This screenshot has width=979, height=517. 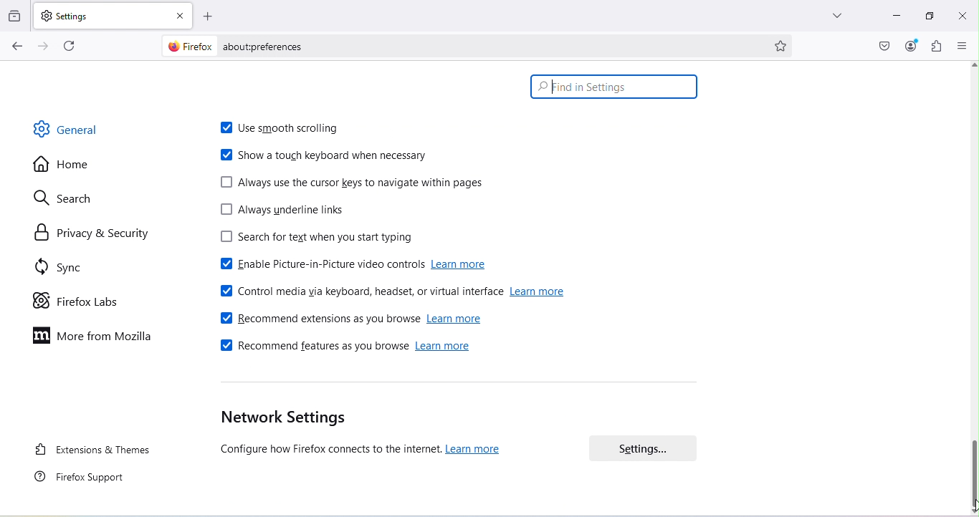 I want to click on firefox logo, so click(x=190, y=46).